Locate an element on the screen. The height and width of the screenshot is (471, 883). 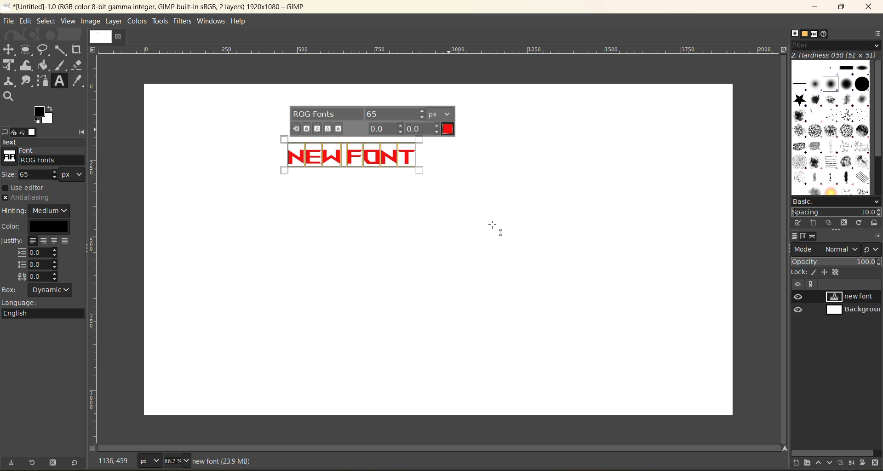
metadata is located at coordinates (221, 461).